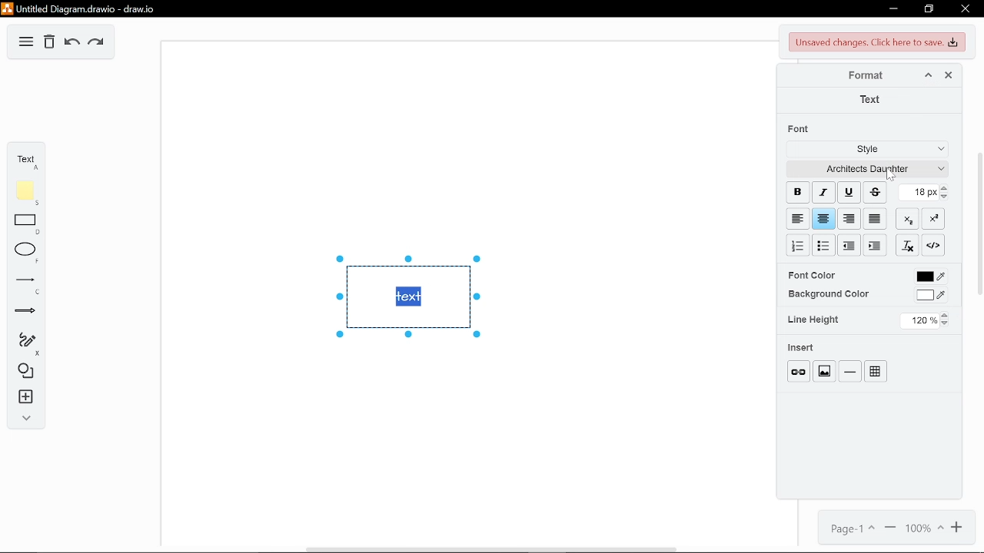 The image size is (984, 553). Describe the element at coordinates (876, 220) in the screenshot. I see `justified` at that location.